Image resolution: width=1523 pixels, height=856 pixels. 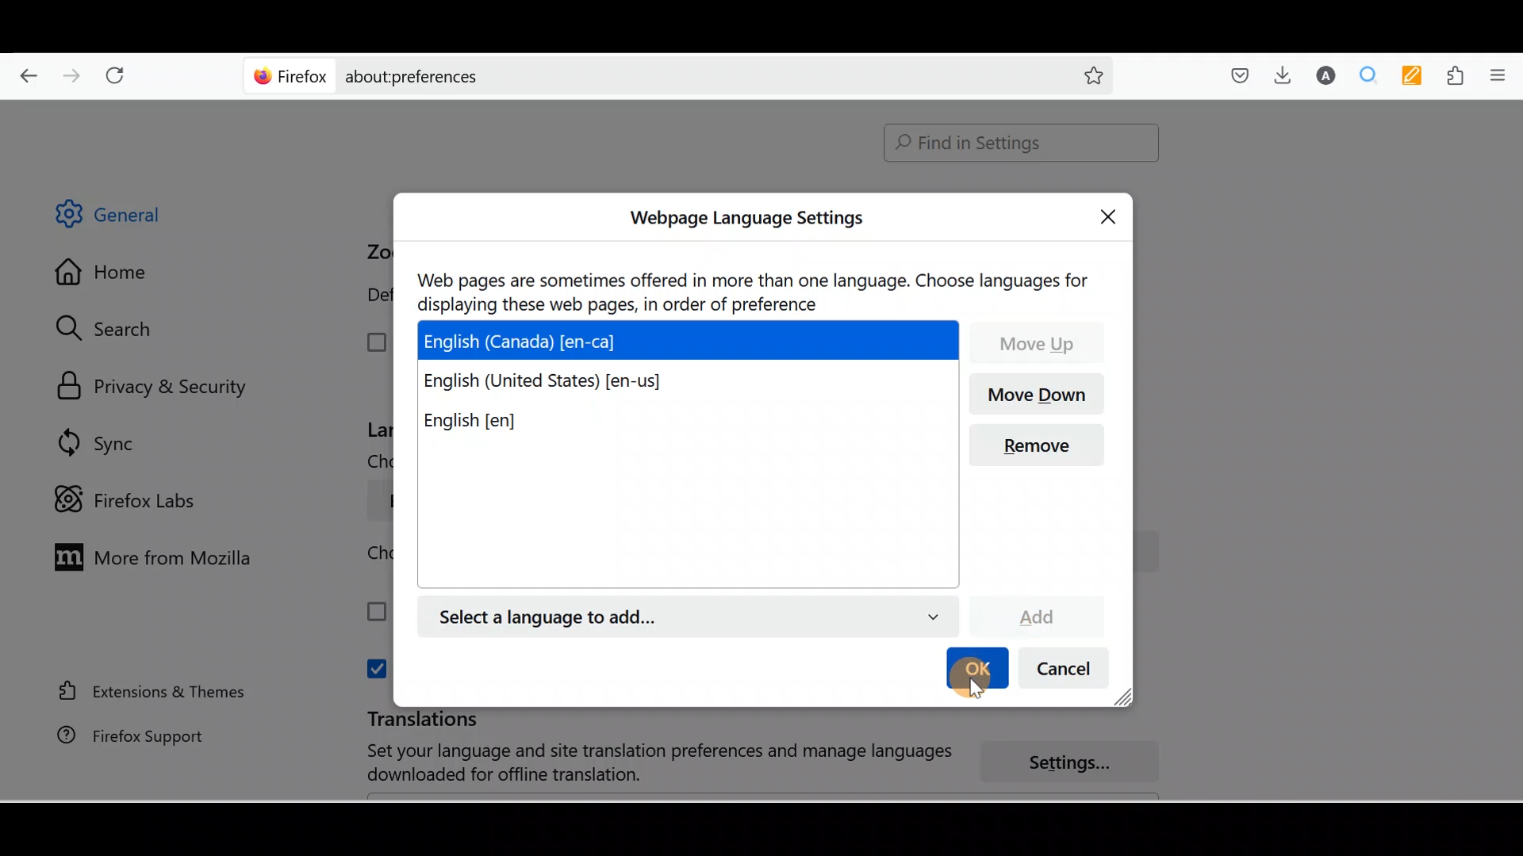 I want to click on Move up, so click(x=1038, y=342).